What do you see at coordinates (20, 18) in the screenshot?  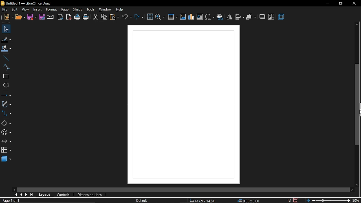 I see `open` at bounding box center [20, 18].